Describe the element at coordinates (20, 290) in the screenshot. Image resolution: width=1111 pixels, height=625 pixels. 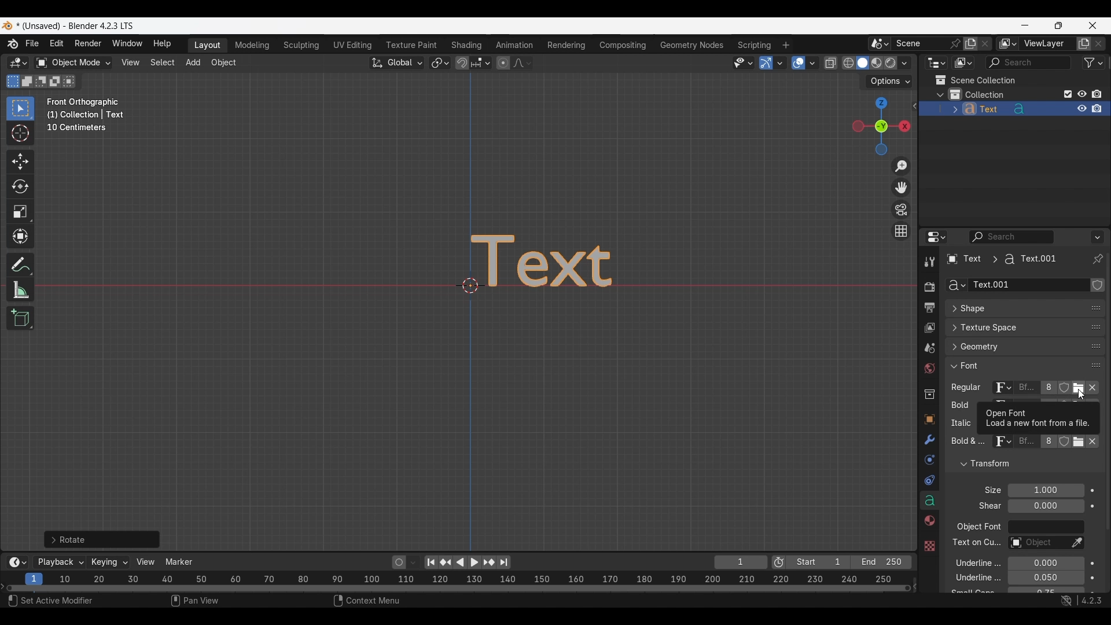
I see `Measure` at that location.